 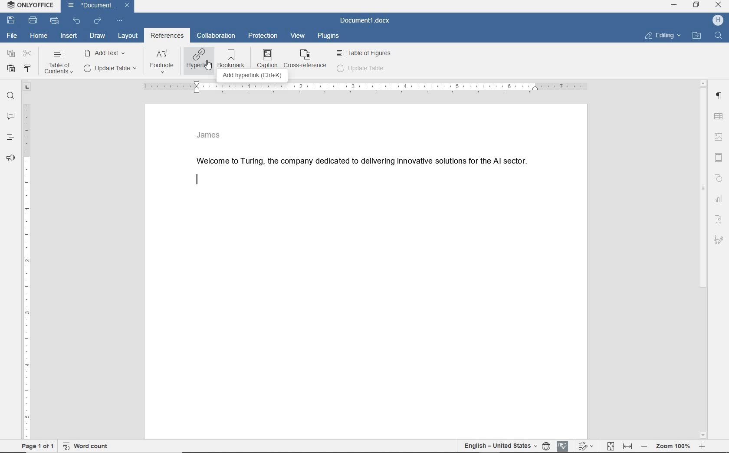 What do you see at coordinates (11, 96) in the screenshot?
I see `find` at bounding box center [11, 96].